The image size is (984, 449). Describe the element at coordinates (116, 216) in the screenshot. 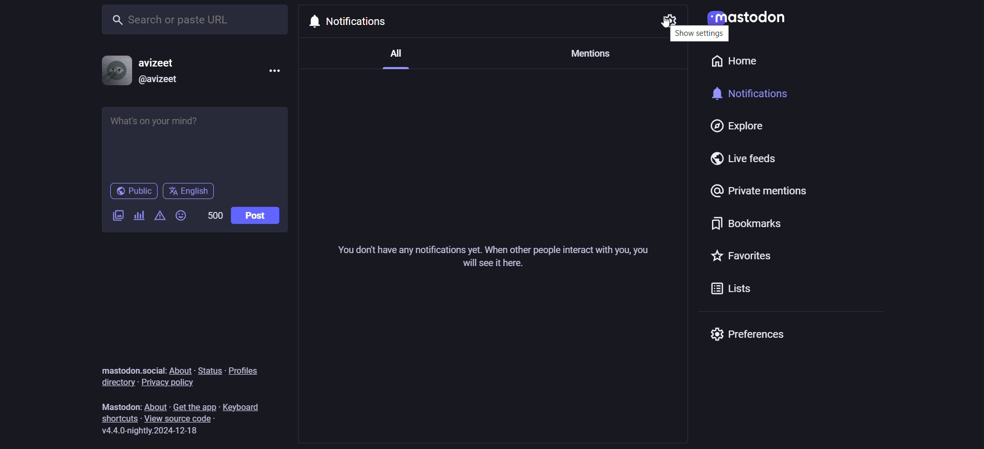

I see `add images` at that location.